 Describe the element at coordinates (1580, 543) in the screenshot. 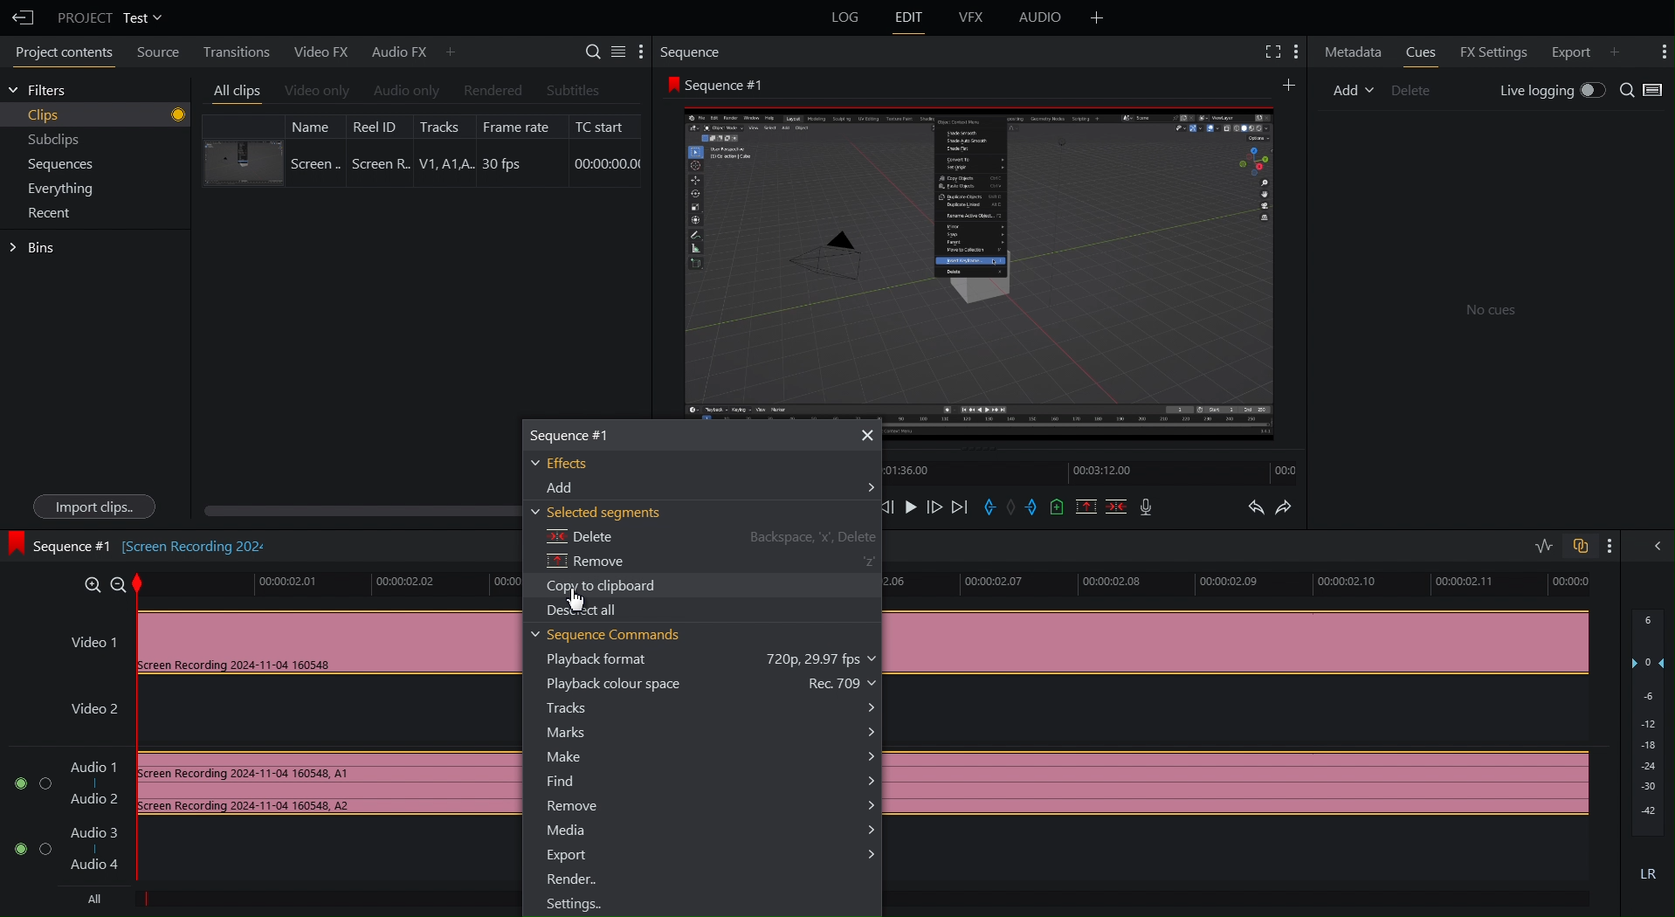

I see `Toggle Auto Sync` at that location.